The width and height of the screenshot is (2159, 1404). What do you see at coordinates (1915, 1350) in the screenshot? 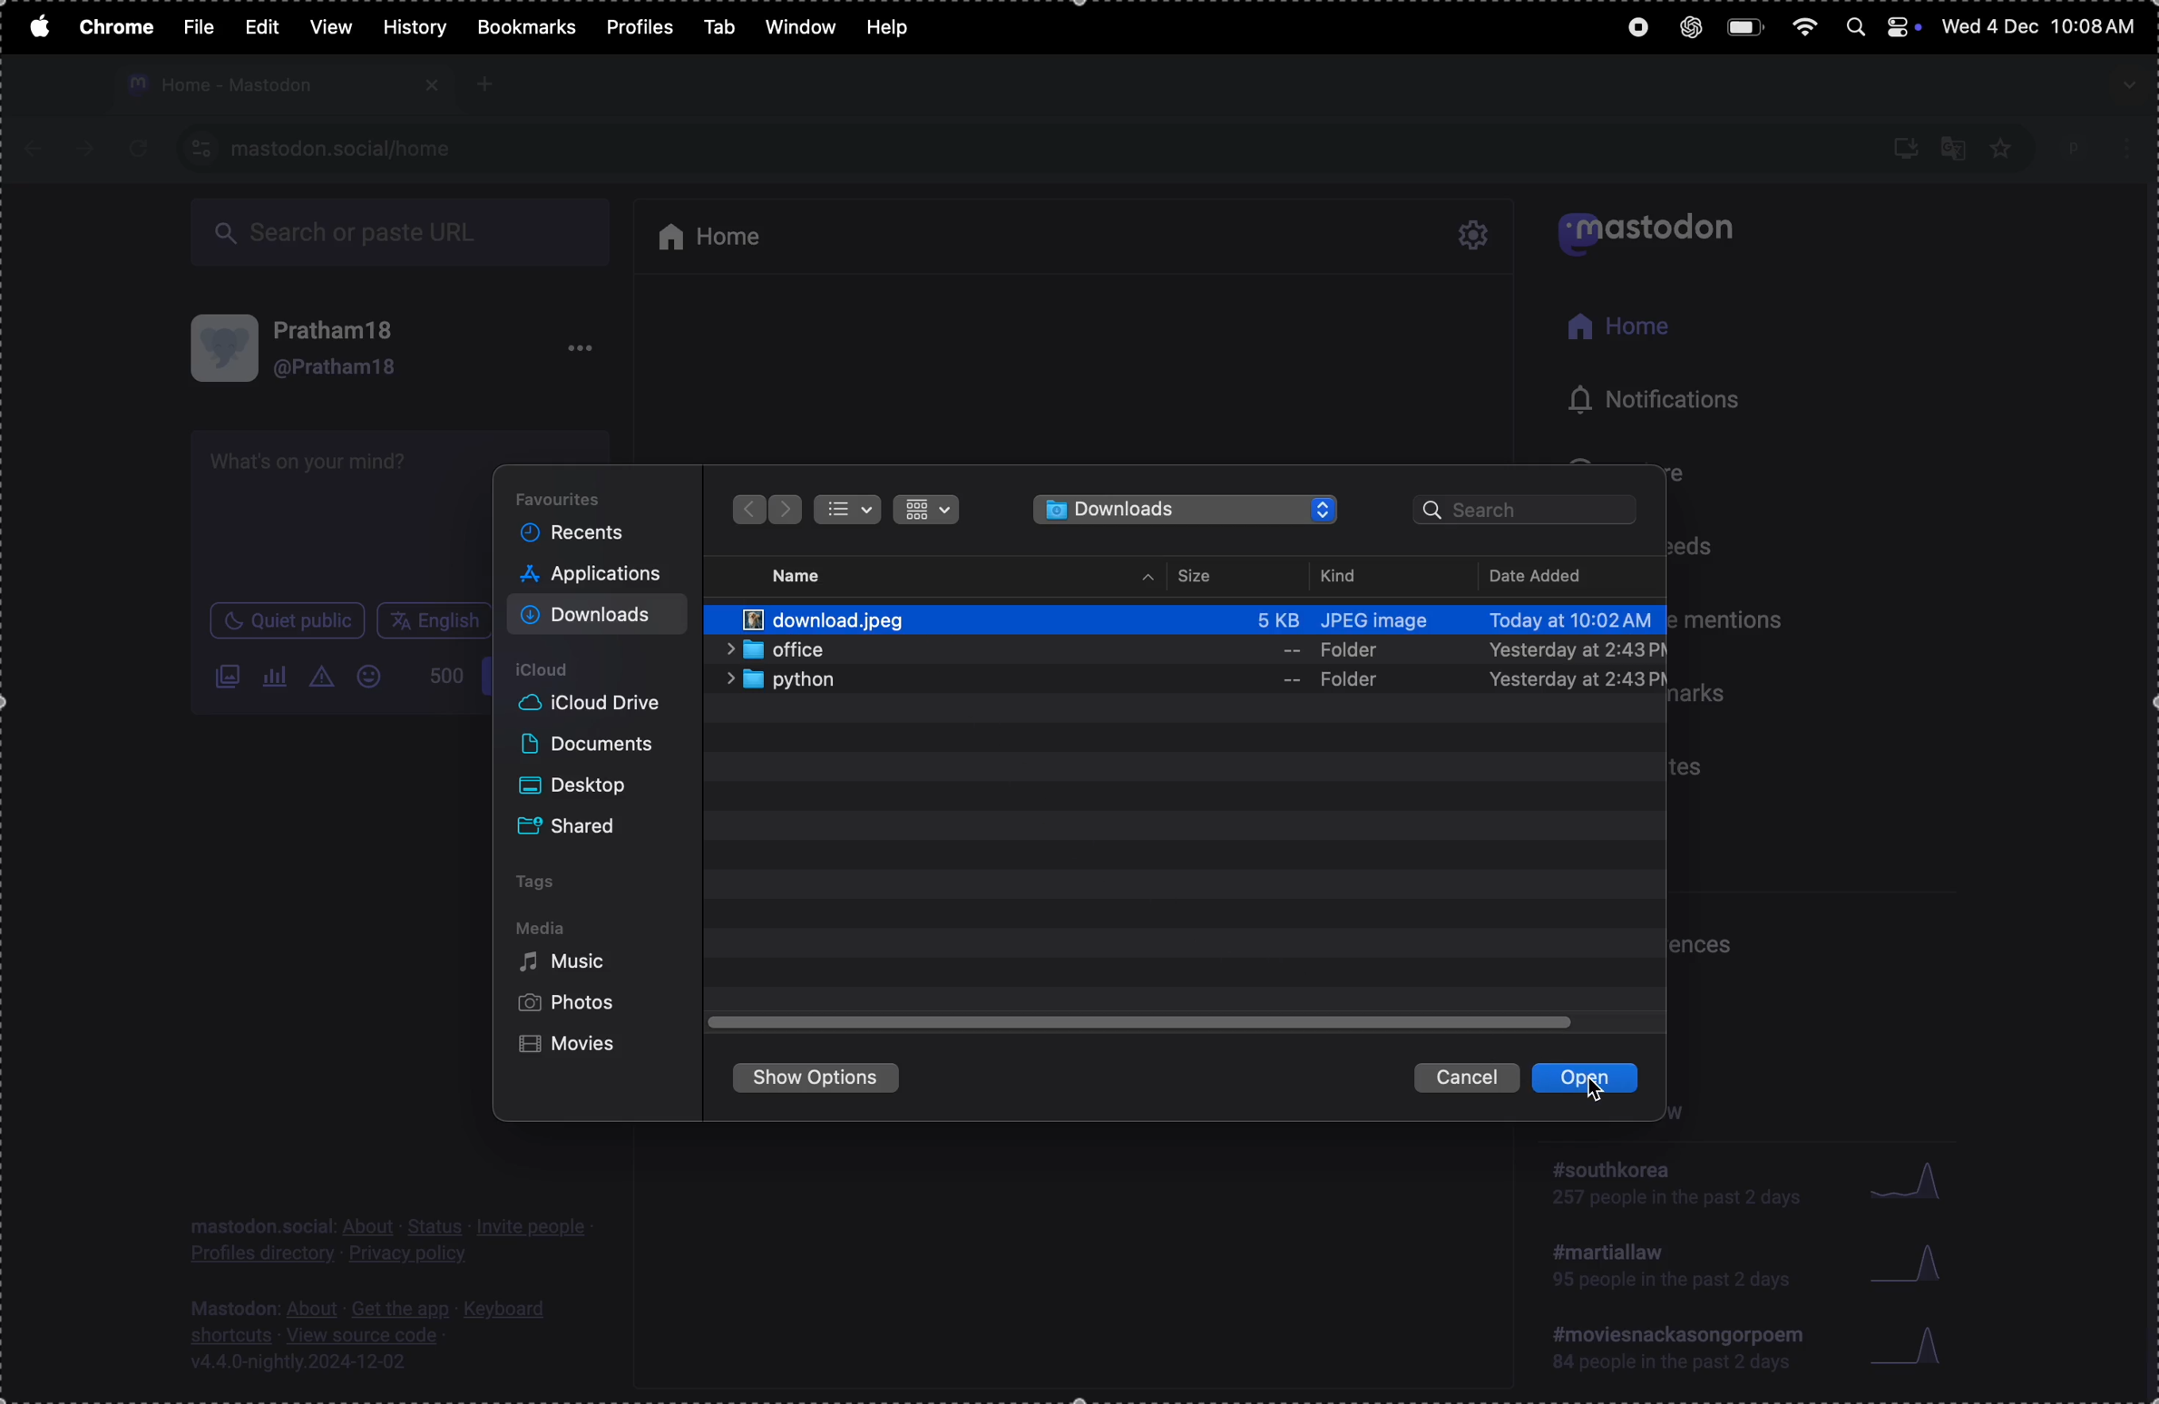
I see `graph` at bounding box center [1915, 1350].